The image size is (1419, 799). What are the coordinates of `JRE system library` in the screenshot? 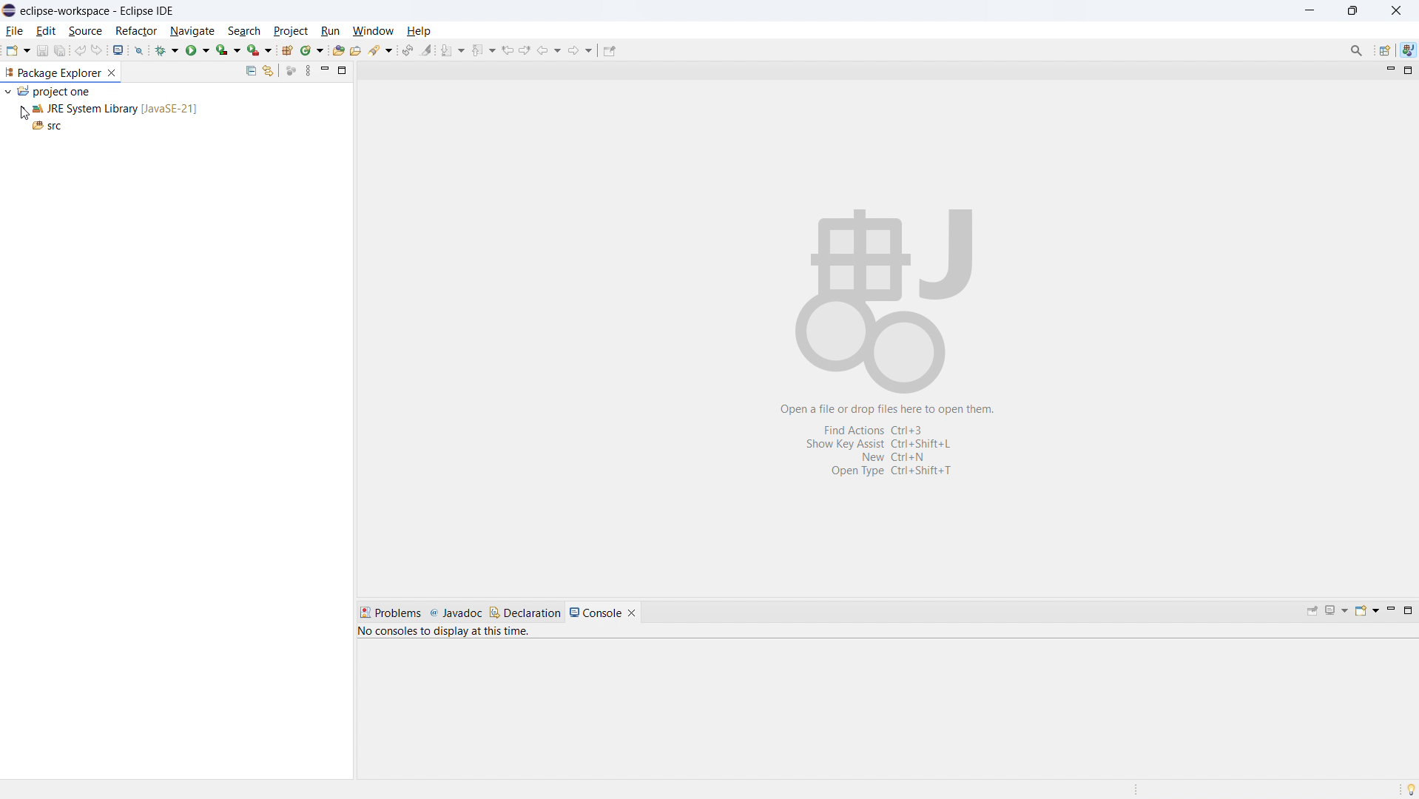 It's located at (117, 109).